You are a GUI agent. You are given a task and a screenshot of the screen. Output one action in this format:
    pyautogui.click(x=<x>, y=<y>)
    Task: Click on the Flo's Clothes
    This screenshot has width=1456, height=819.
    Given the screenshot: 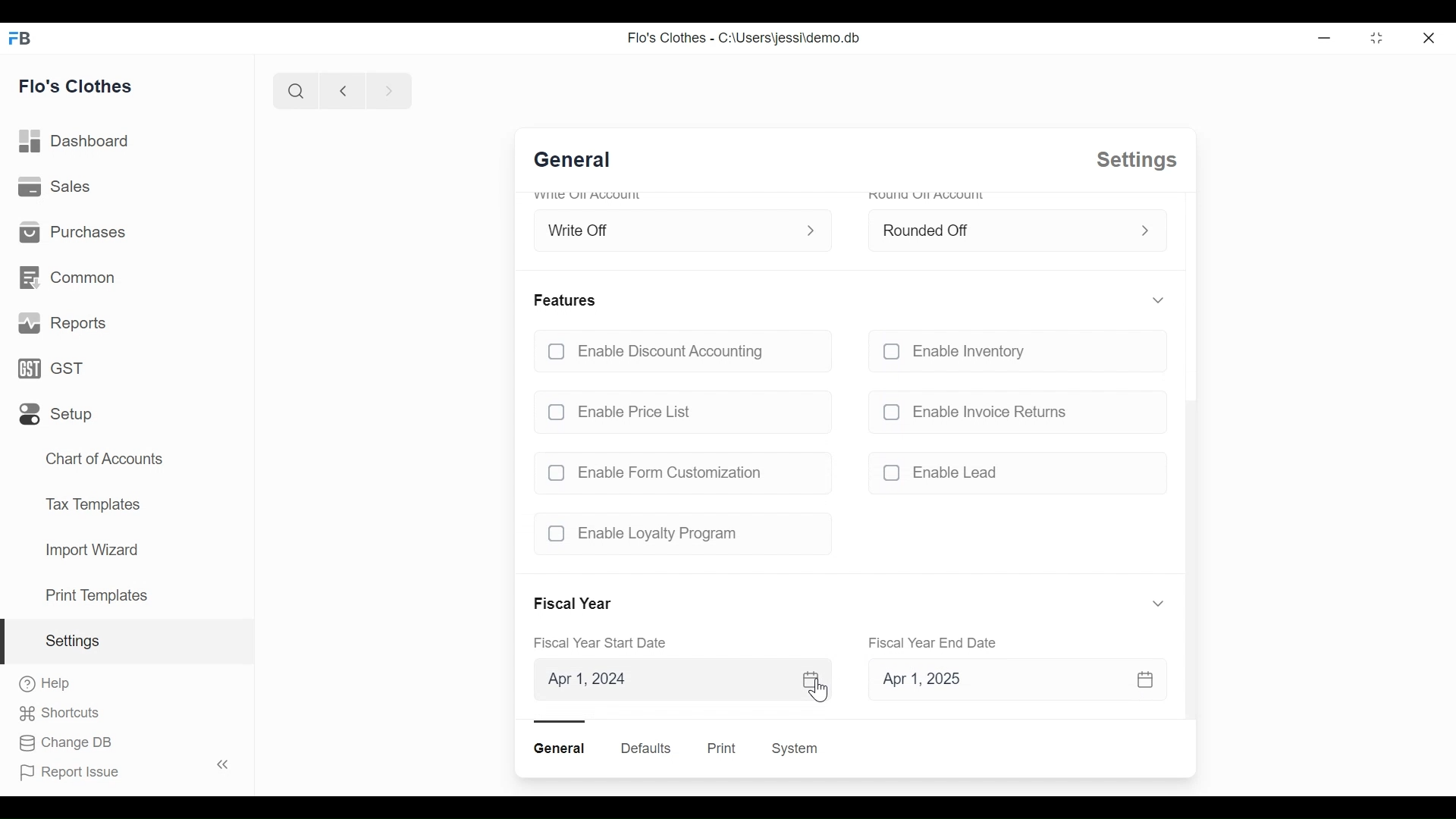 What is the action you would take?
    pyautogui.click(x=76, y=84)
    